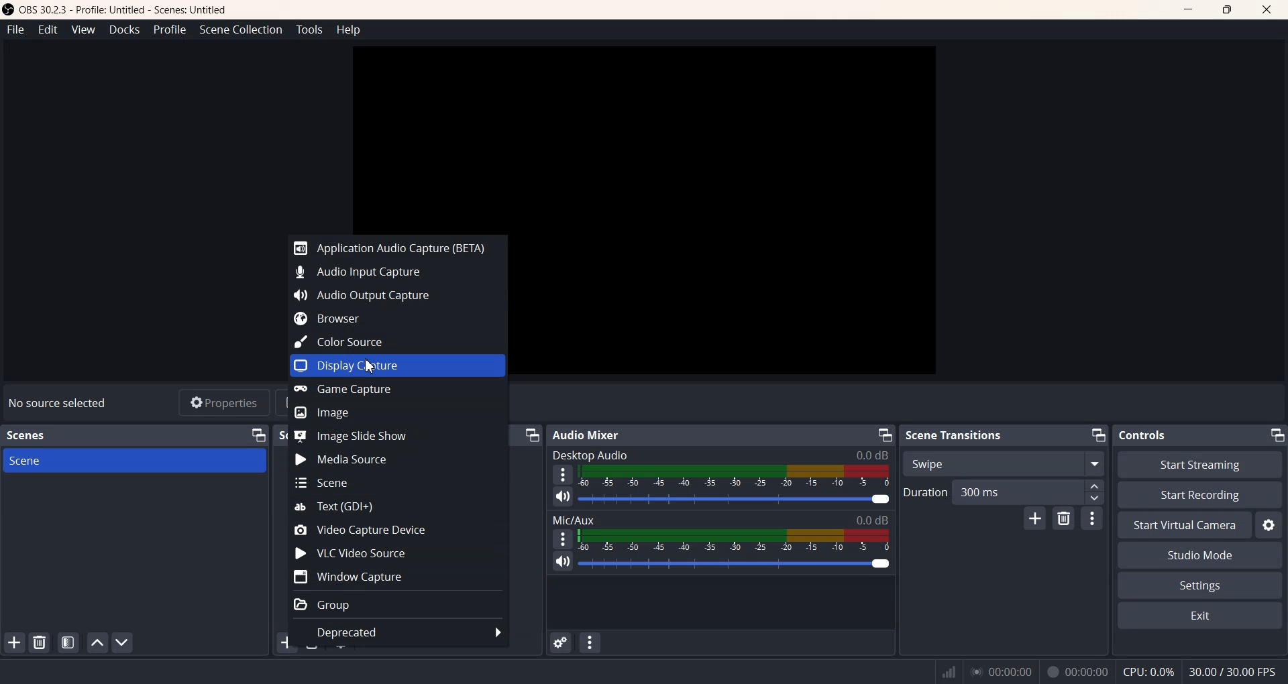  Describe the element at coordinates (126, 9) in the screenshot. I see `® OBS 30.2.3 - Profile: Untitled - Scenes: Untitled` at that location.